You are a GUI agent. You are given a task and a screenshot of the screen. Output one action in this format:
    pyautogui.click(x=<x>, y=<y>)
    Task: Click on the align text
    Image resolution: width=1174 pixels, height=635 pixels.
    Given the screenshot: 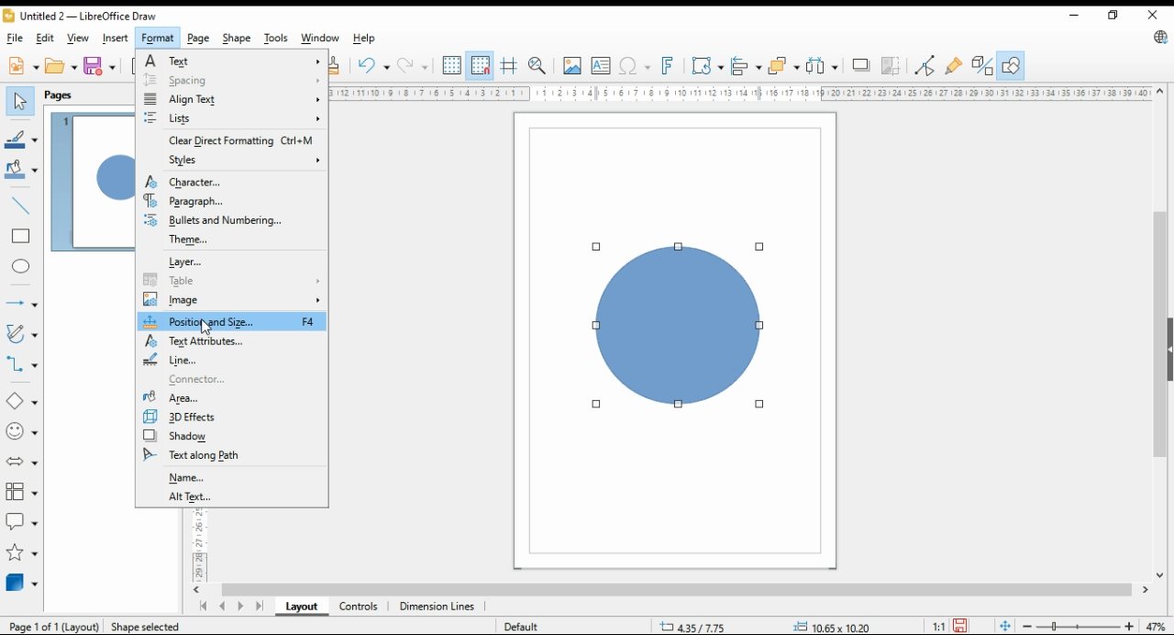 What is the action you would take?
    pyautogui.click(x=232, y=99)
    